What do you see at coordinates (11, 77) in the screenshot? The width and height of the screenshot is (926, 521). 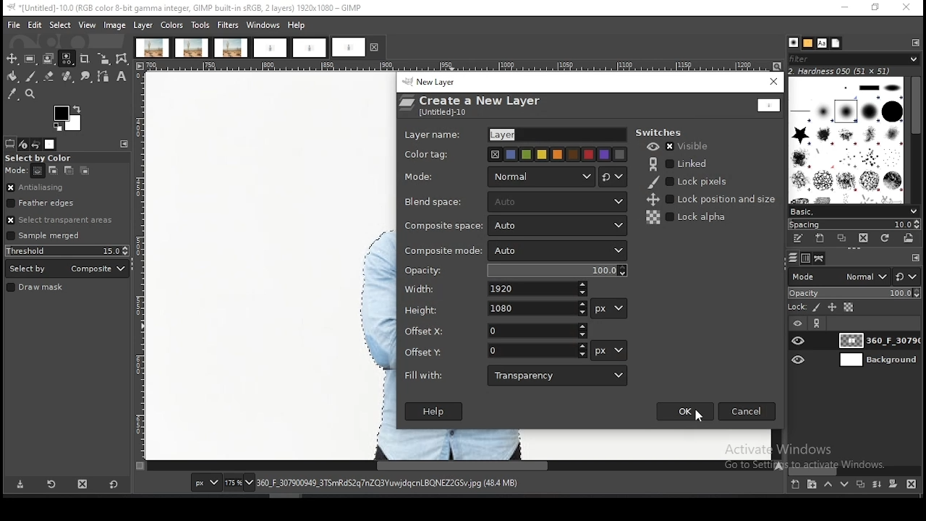 I see `paint bucket tool` at bounding box center [11, 77].